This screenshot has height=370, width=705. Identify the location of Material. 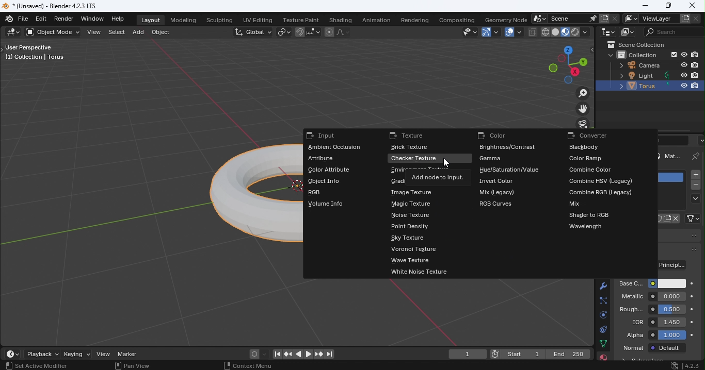
(605, 356).